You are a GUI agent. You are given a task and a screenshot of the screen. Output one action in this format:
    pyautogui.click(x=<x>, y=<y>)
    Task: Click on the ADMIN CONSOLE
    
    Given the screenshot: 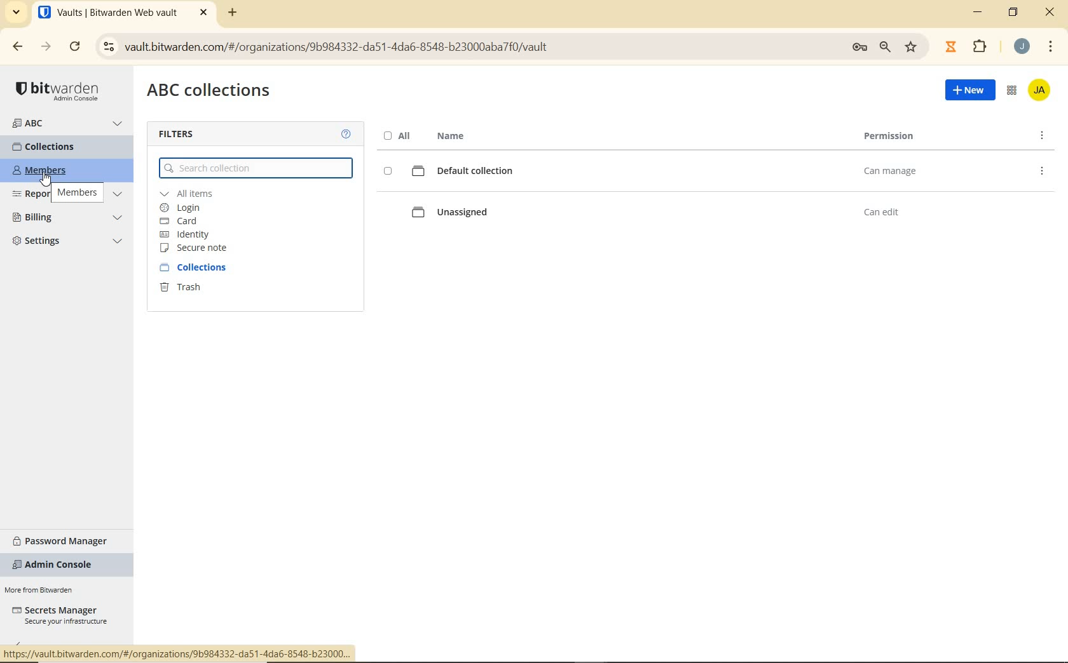 What is the action you would take?
    pyautogui.click(x=1011, y=92)
    